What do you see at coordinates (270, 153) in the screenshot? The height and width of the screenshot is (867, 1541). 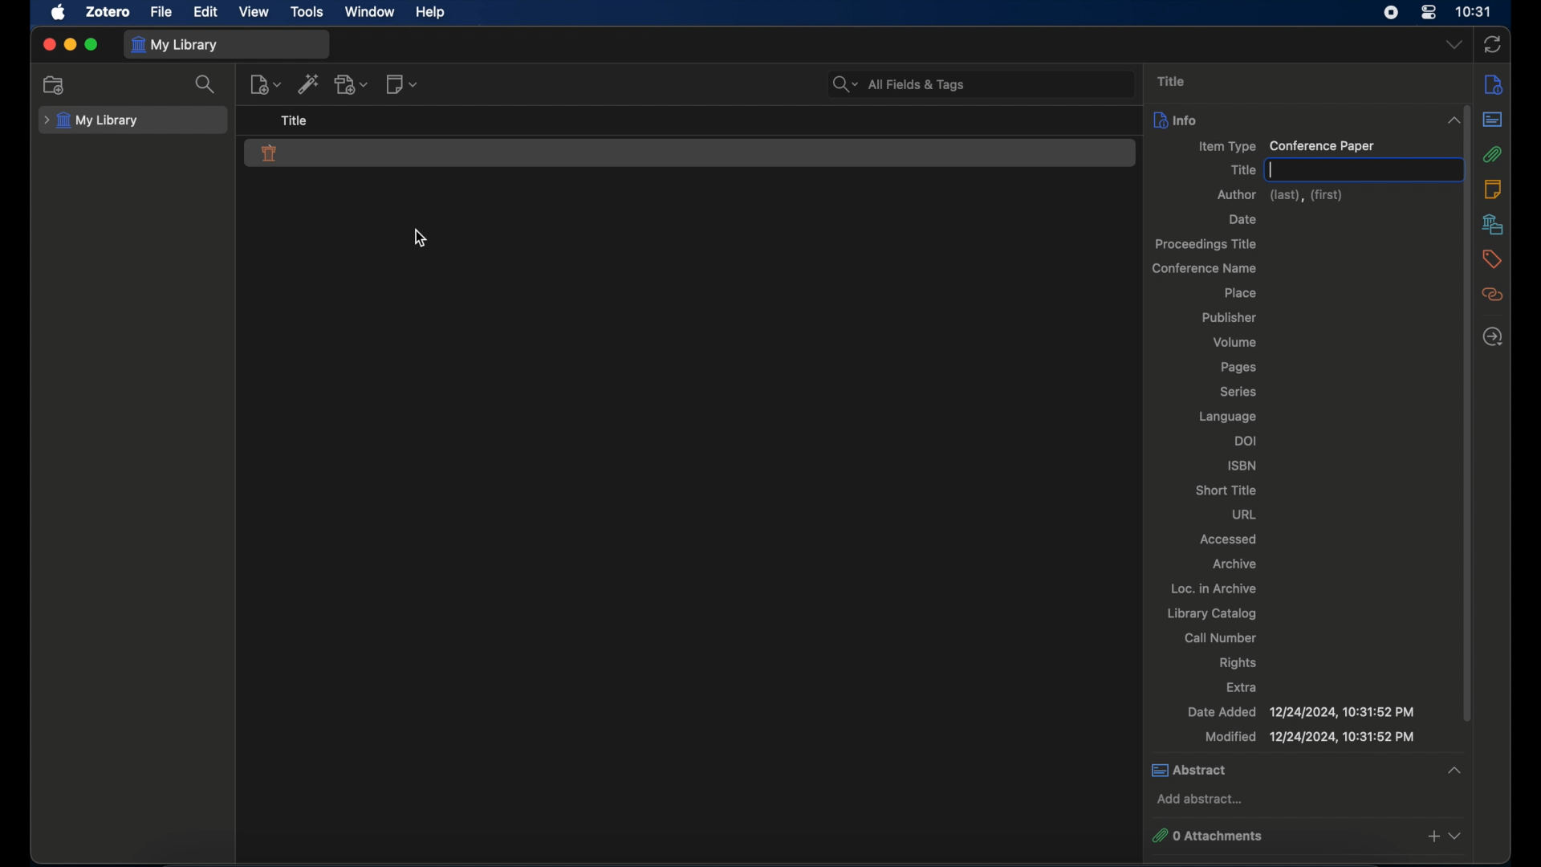 I see `conference paper` at bounding box center [270, 153].